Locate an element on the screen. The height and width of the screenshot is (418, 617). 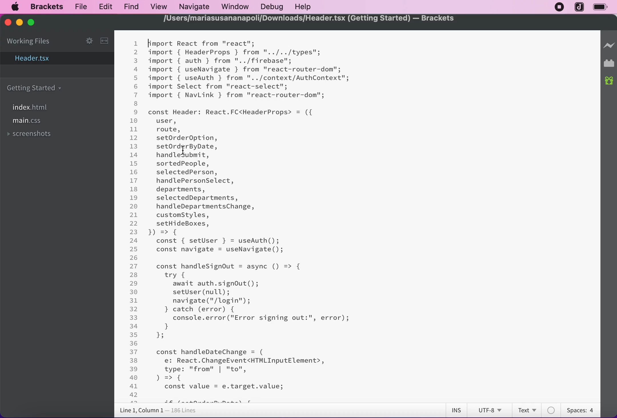
5 is located at coordinates (135, 78).